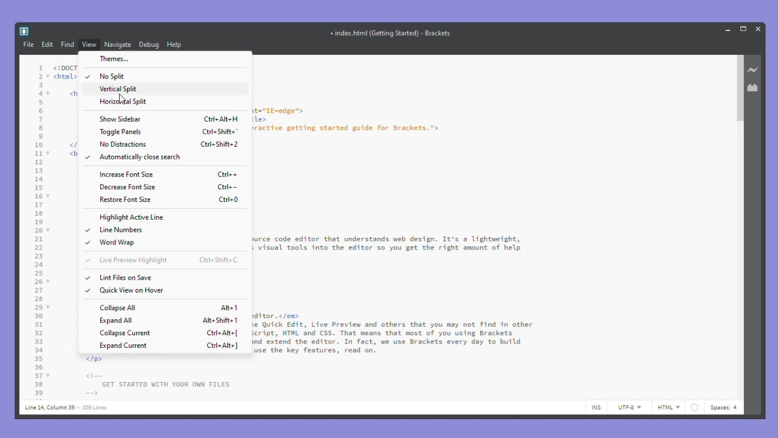  I want to click on Highlight active line, so click(133, 218).